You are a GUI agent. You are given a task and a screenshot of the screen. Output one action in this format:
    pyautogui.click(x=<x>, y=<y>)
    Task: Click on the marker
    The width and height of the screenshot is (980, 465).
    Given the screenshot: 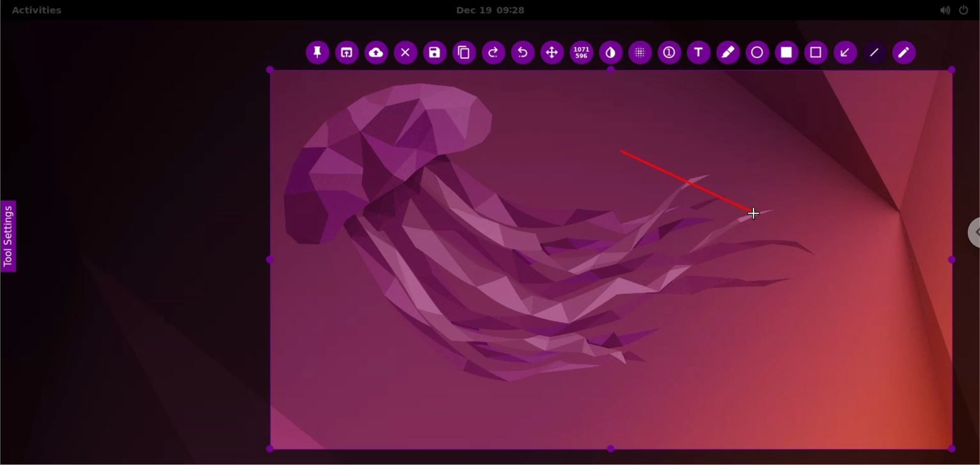 What is the action you would take?
    pyautogui.click(x=727, y=53)
    